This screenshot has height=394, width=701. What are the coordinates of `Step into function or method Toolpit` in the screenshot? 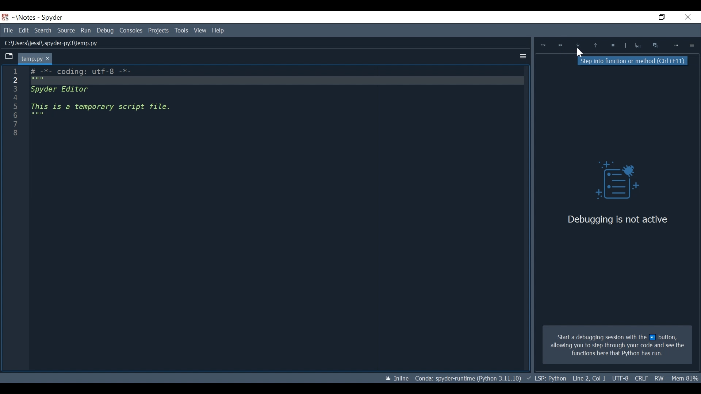 It's located at (634, 61).